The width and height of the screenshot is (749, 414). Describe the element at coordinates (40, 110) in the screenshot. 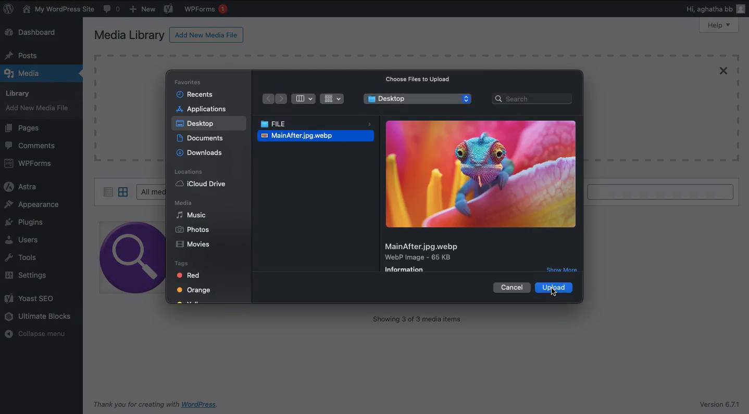

I see `Add new media` at that location.